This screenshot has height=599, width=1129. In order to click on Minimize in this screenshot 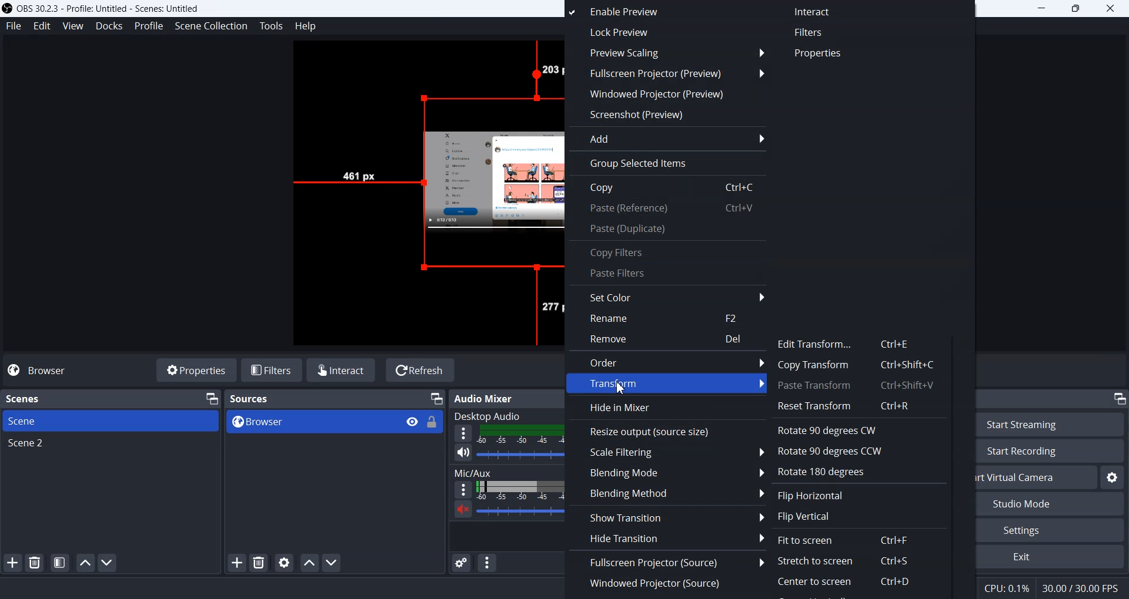, I will do `click(213, 398)`.